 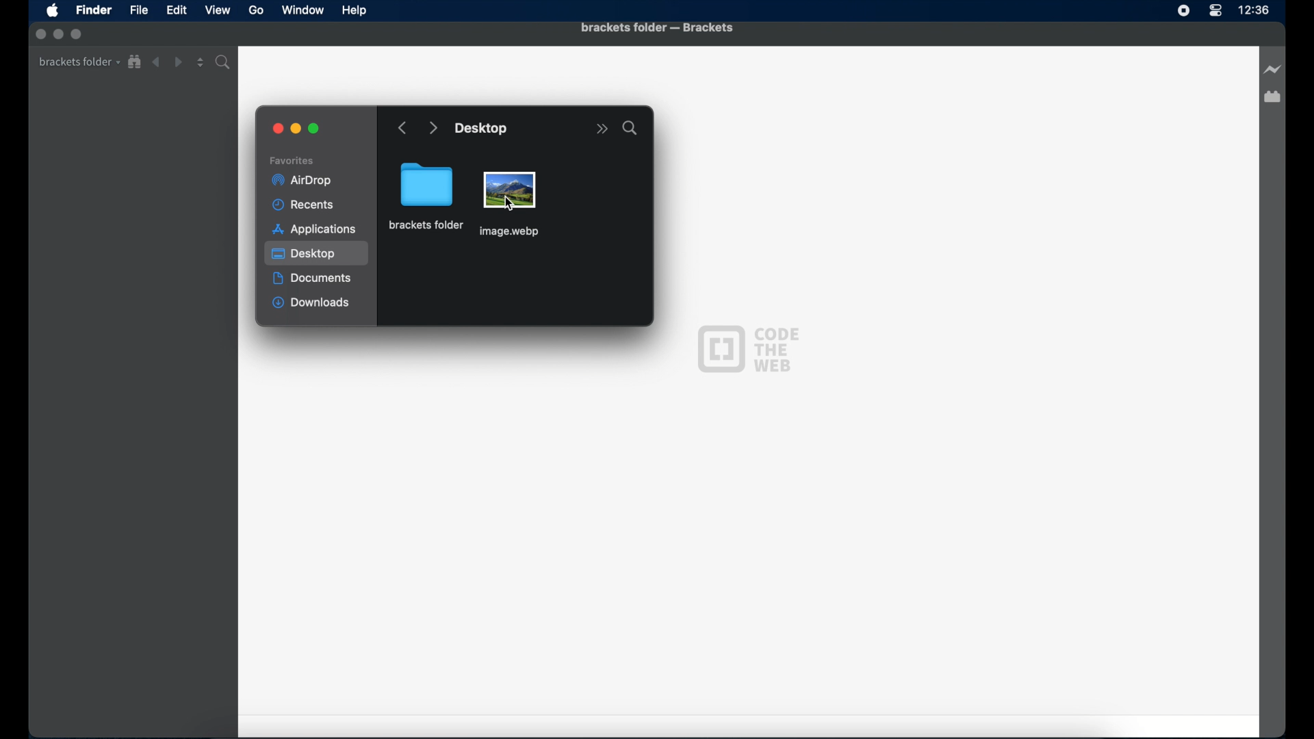 I want to click on desktop, so click(x=318, y=254).